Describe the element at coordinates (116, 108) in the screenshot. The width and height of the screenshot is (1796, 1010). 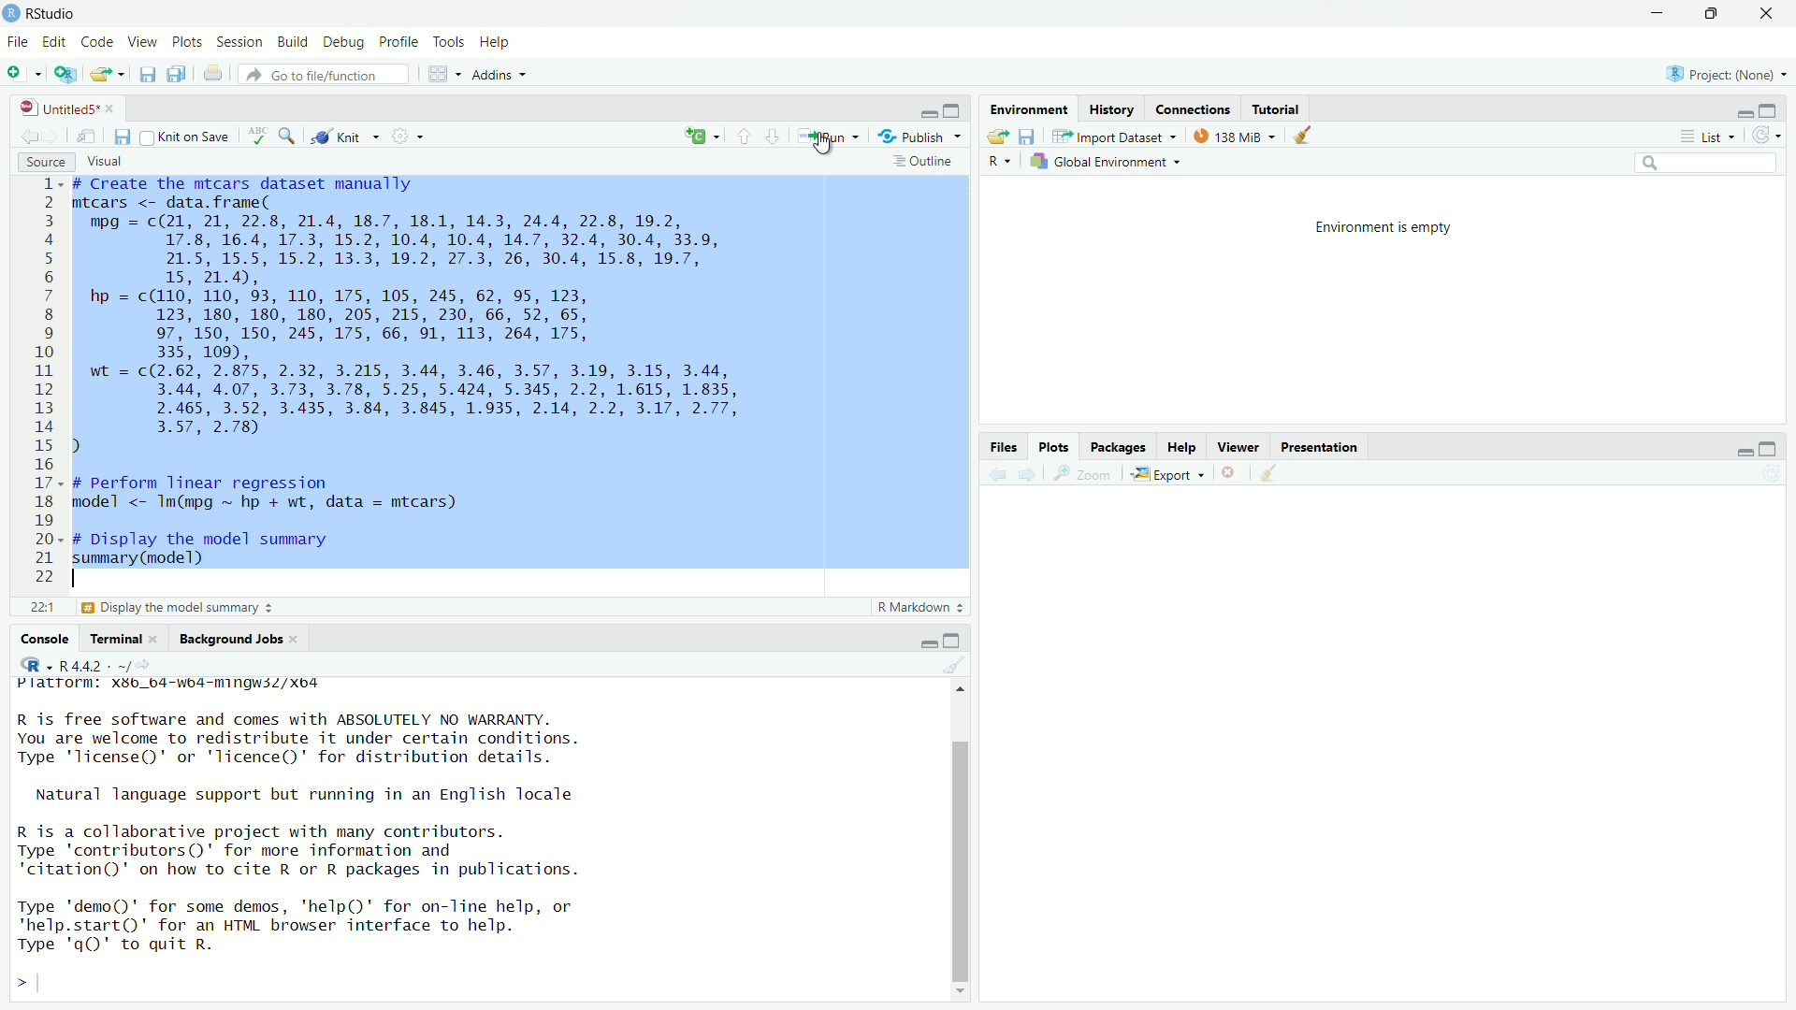
I see `close` at that location.